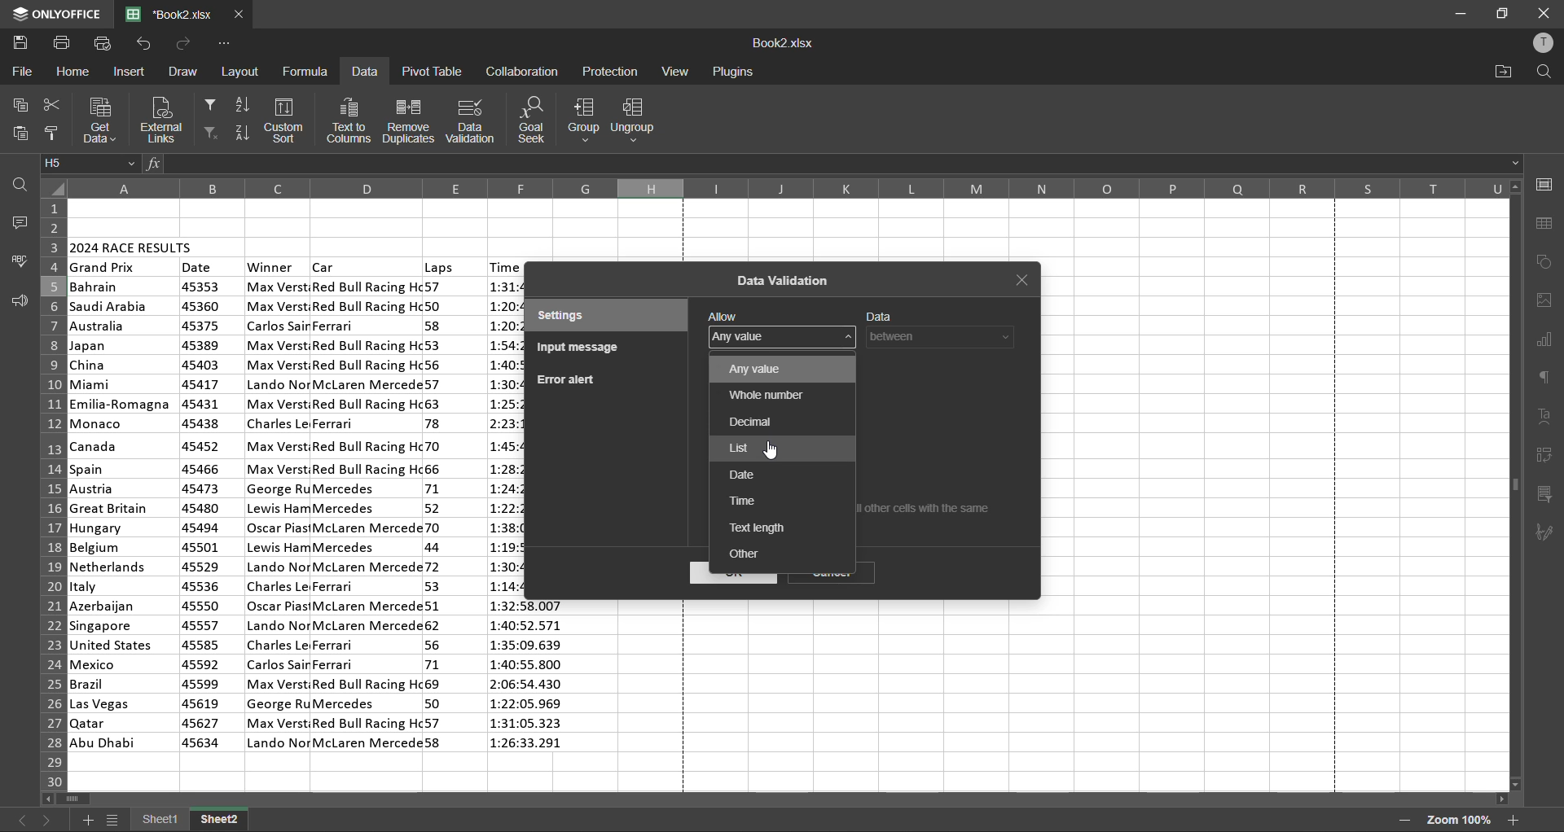  Describe the element at coordinates (1504, 72) in the screenshot. I see `open location` at that location.